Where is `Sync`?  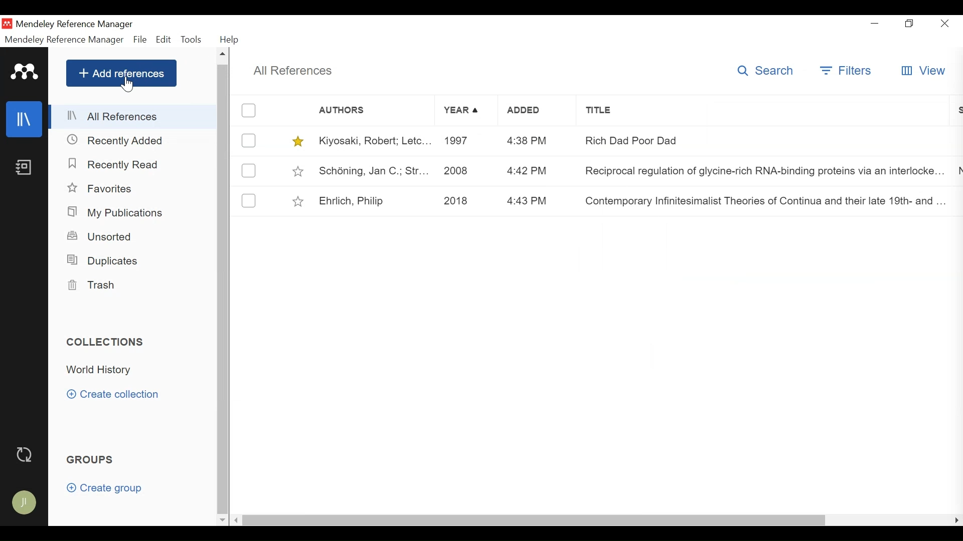
Sync is located at coordinates (24, 454).